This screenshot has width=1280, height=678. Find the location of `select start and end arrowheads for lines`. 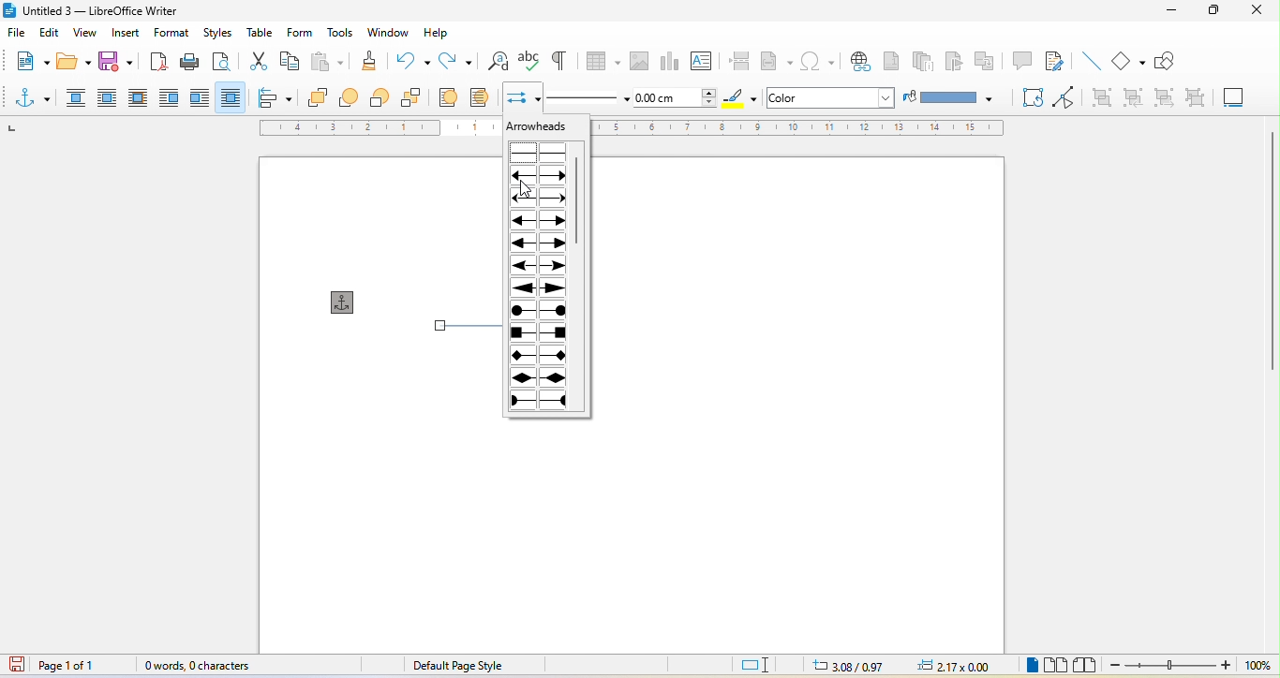

select start and end arrowheads for lines is located at coordinates (523, 96).